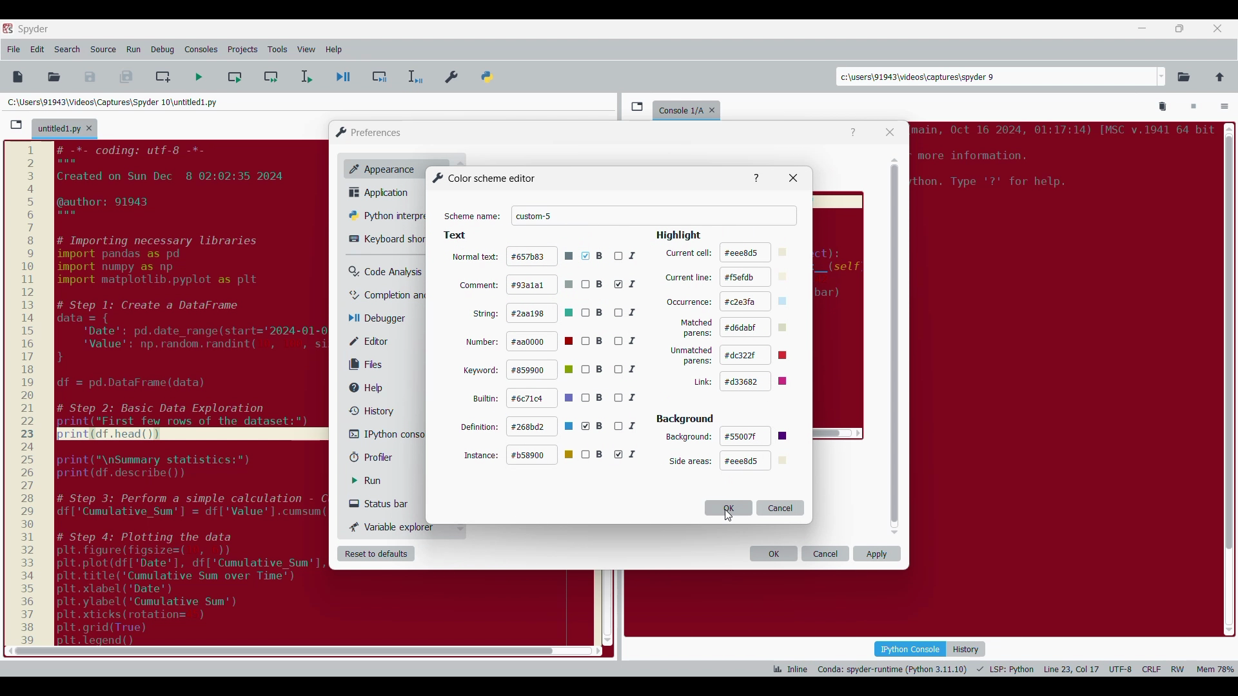 This screenshot has width=1238, height=696. What do you see at coordinates (966, 649) in the screenshot?
I see `History` at bounding box center [966, 649].